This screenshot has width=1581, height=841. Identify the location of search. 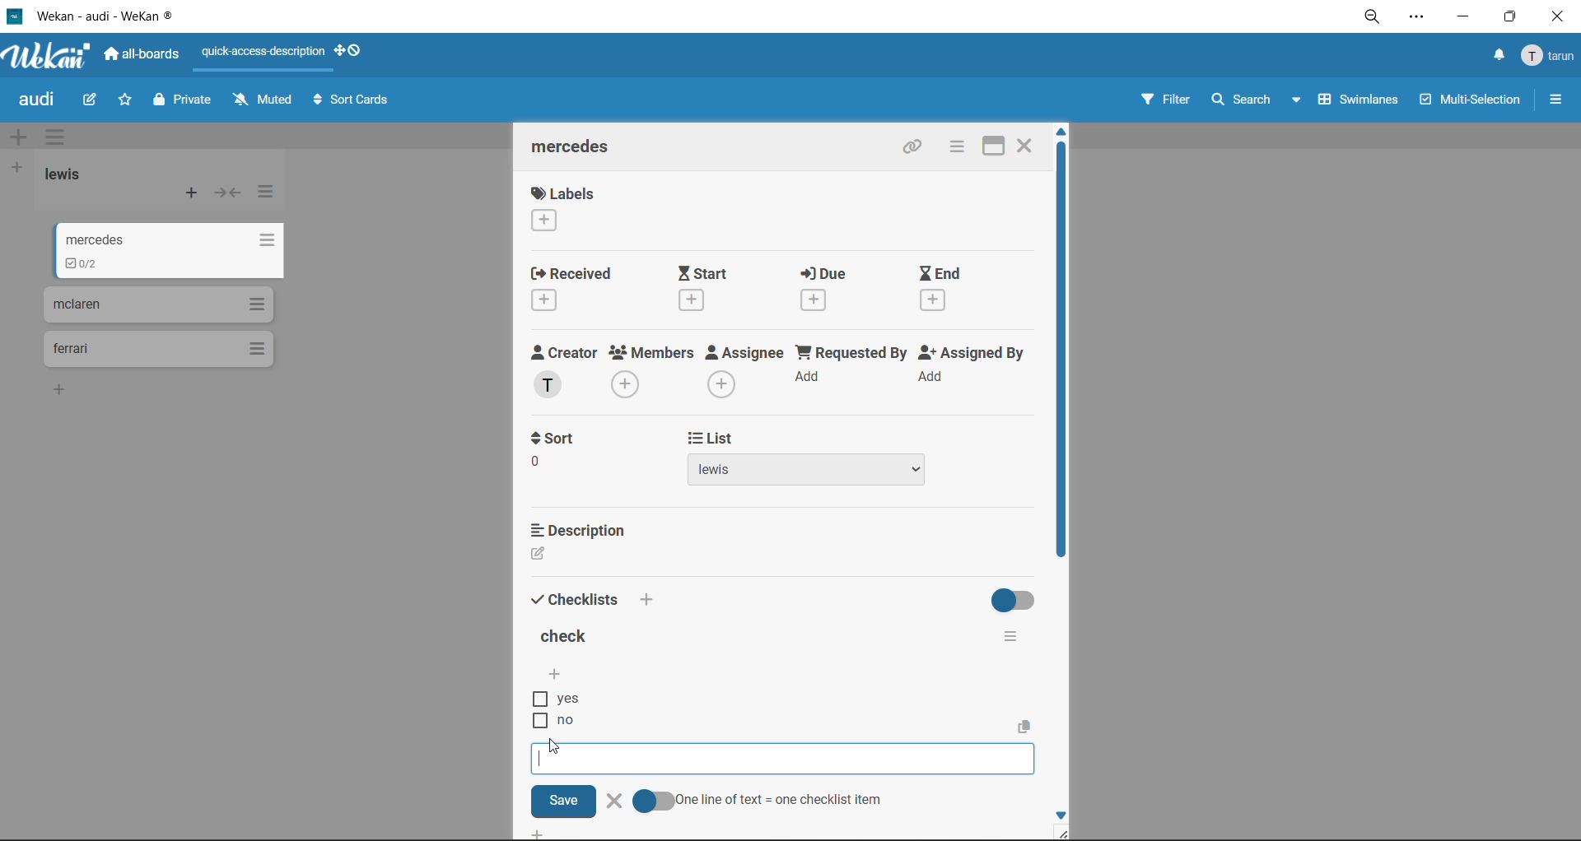
(1258, 99).